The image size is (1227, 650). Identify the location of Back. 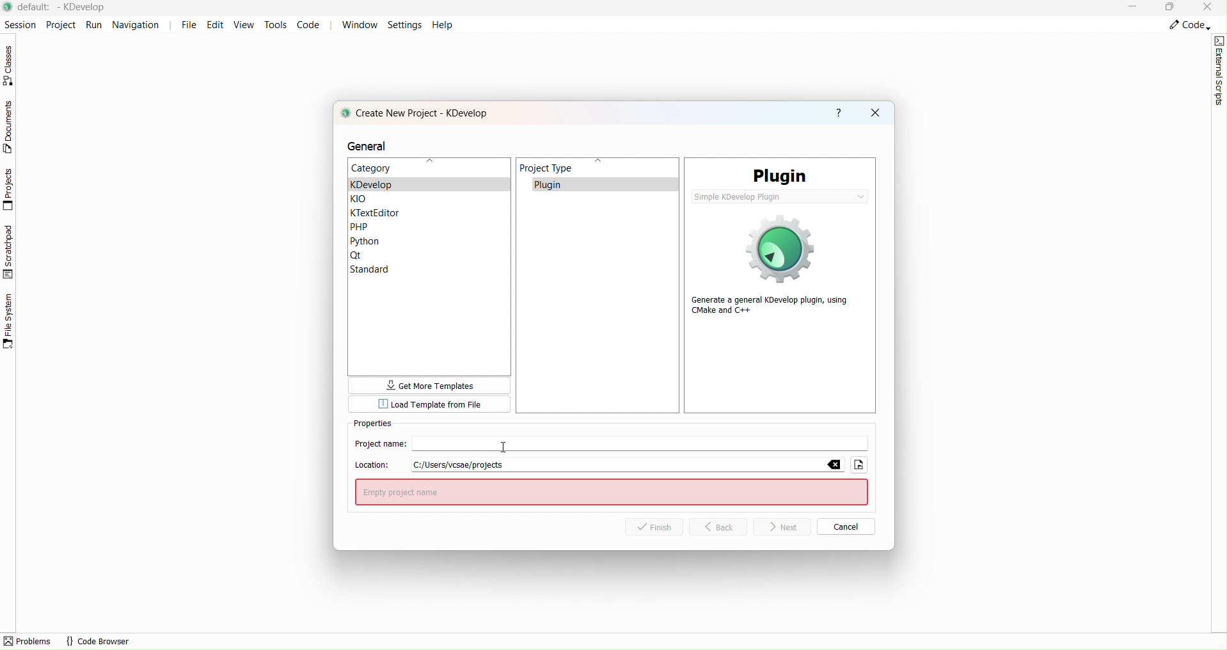
(723, 526).